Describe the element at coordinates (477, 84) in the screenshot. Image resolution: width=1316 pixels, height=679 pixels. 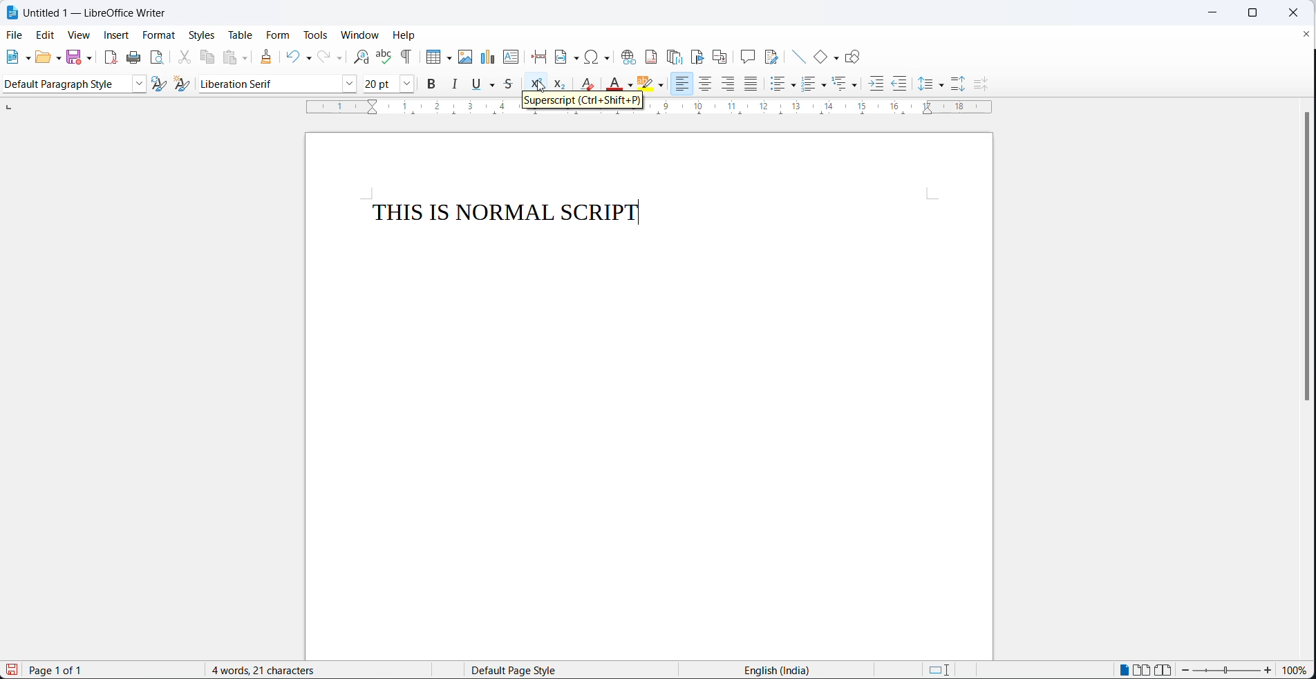
I see `underline` at that location.